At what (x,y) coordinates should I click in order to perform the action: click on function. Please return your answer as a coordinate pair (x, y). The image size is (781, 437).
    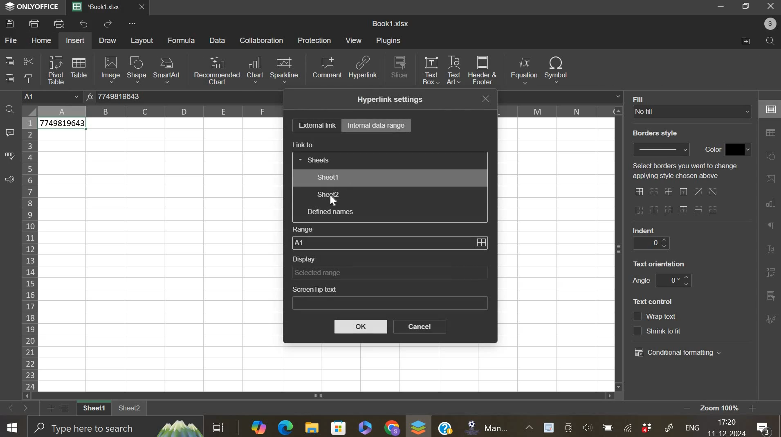
    Looking at the image, I should click on (89, 96).